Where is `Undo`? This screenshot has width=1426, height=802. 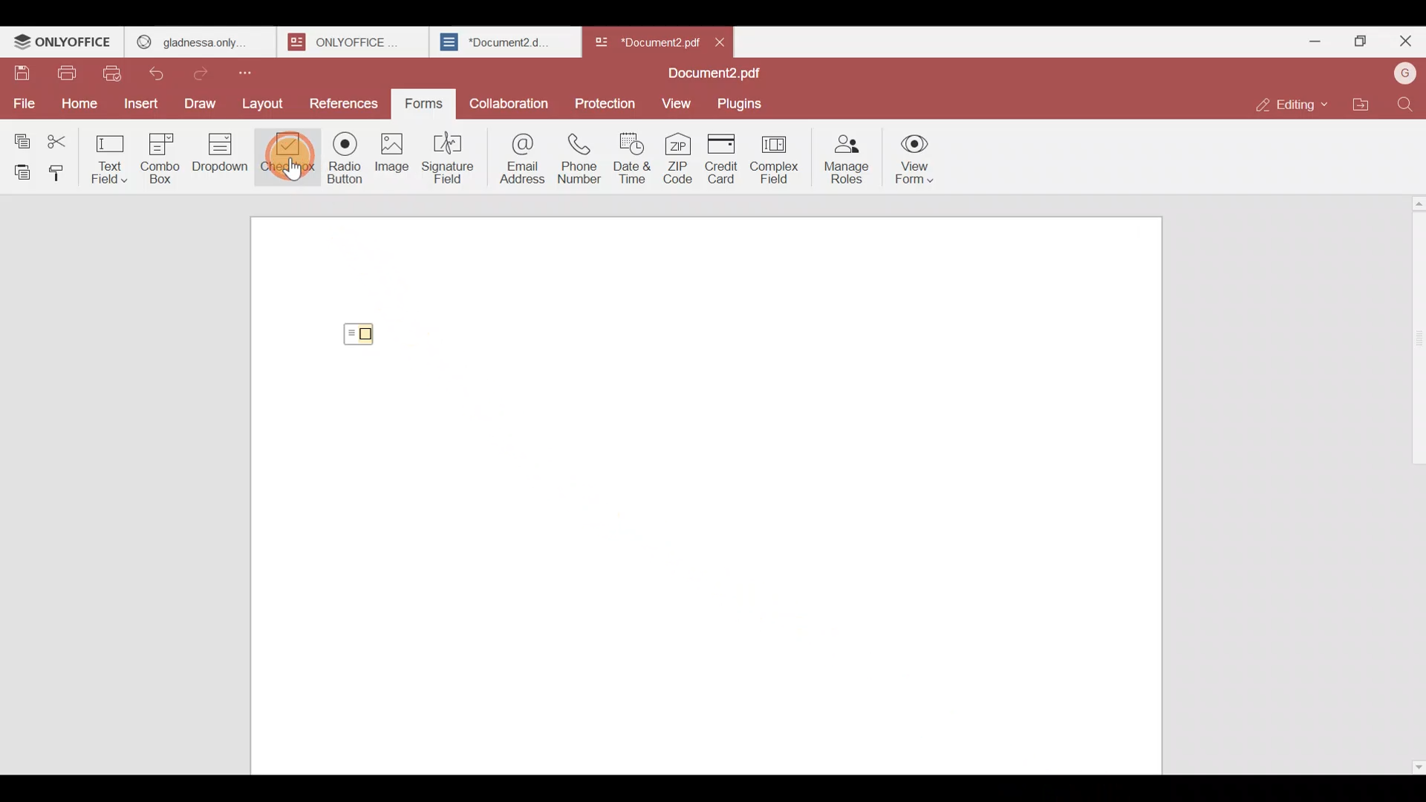
Undo is located at coordinates (163, 71).